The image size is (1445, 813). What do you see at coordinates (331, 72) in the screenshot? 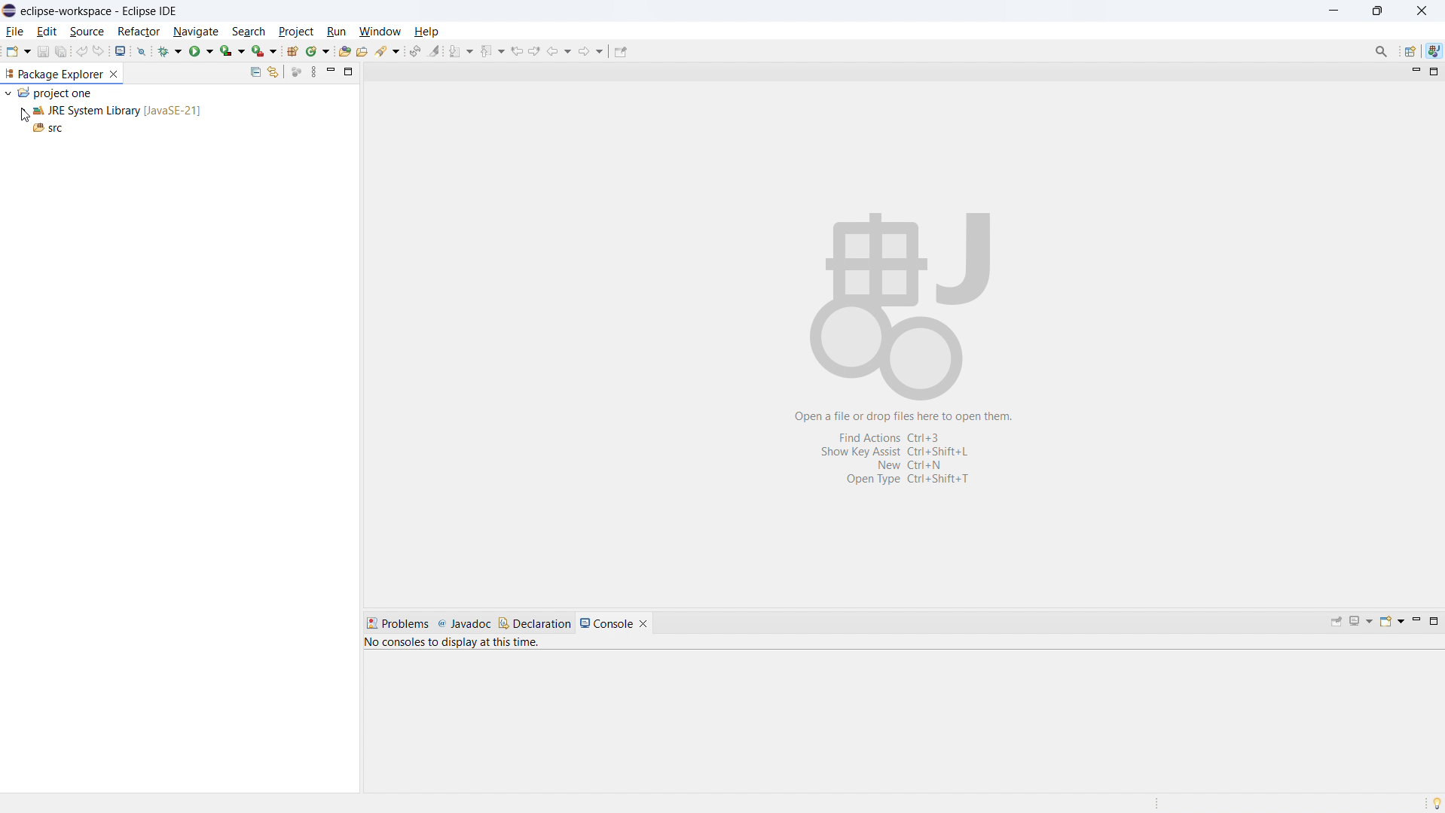
I see `minimize` at bounding box center [331, 72].